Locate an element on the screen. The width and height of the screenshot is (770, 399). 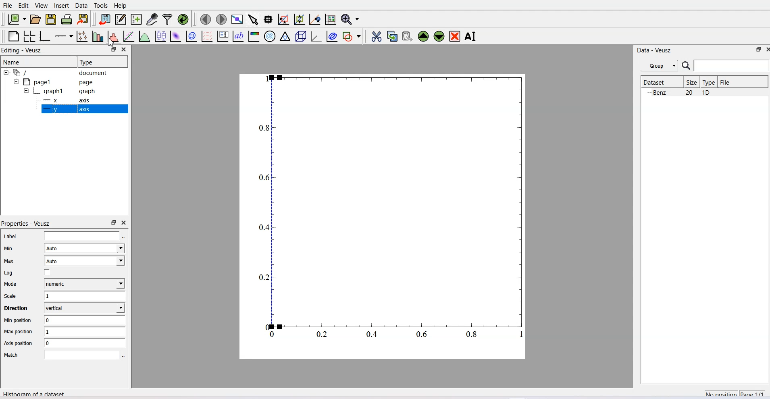
Plot a 2D dataset as contour is located at coordinates (191, 36).